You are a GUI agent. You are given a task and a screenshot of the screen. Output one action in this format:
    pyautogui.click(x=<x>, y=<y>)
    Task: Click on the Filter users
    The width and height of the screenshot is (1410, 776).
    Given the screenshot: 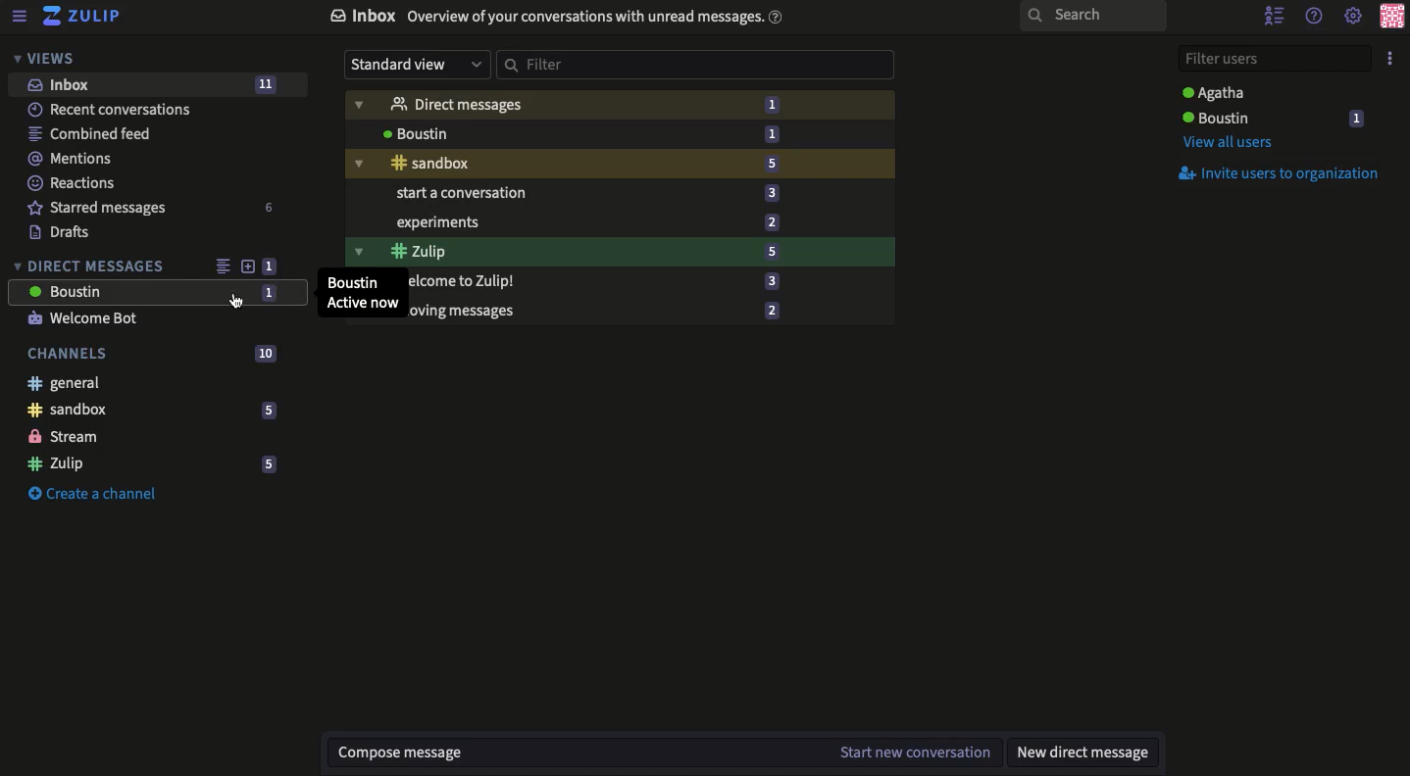 What is the action you would take?
    pyautogui.click(x=1277, y=60)
    